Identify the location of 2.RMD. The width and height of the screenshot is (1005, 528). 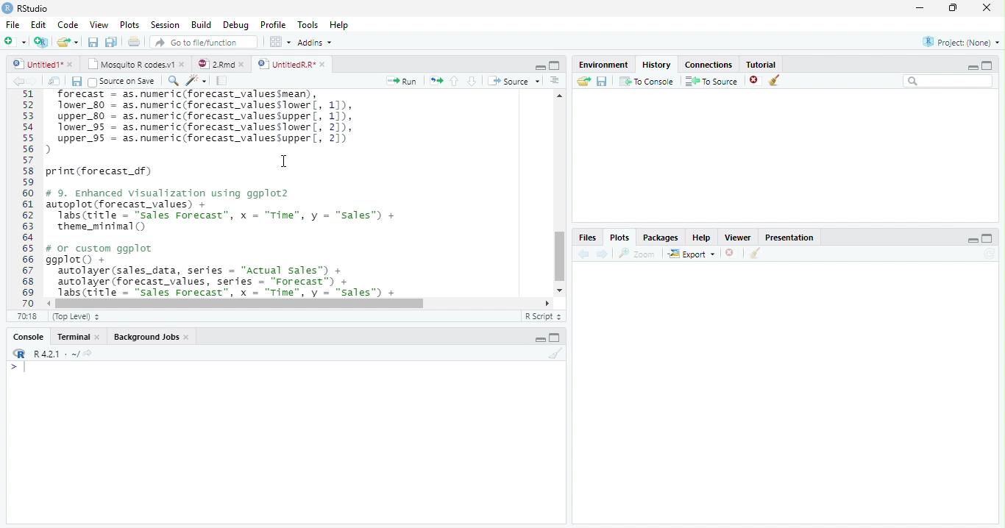
(221, 64).